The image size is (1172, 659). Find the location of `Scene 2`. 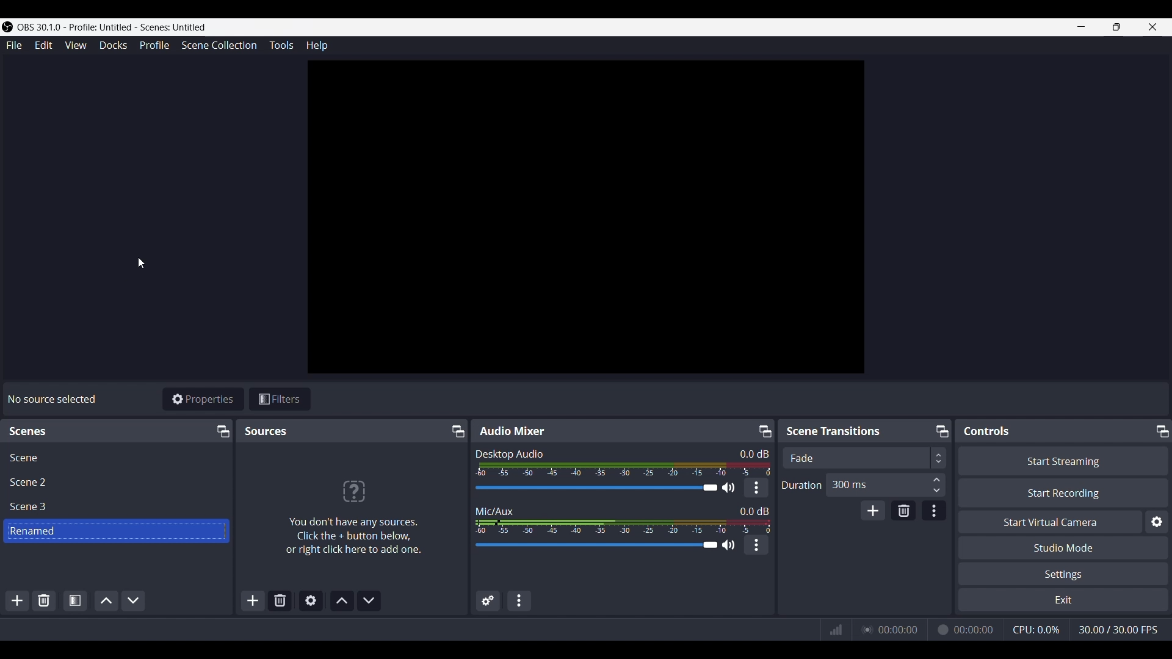

Scene 2 is located at coordinates (31, 482).